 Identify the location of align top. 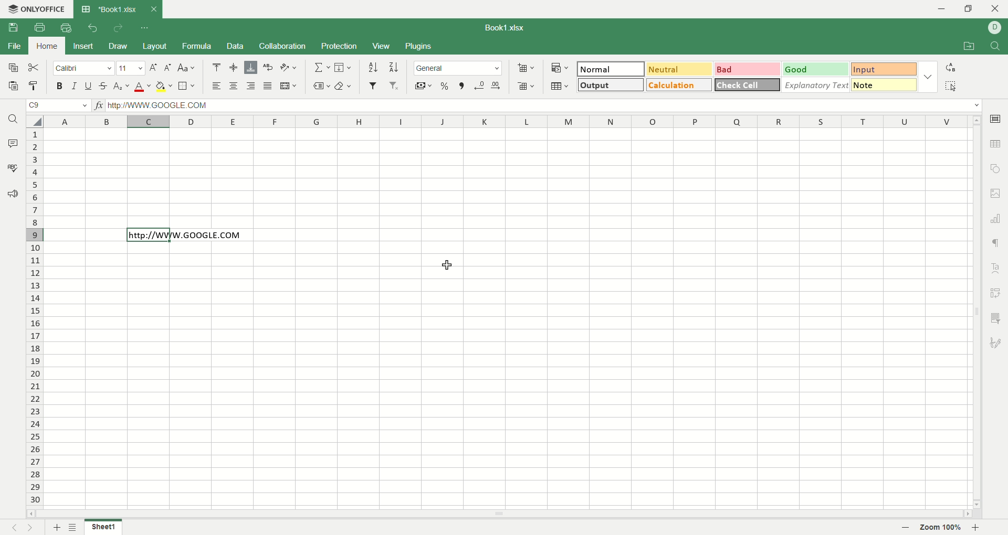
(215, 67).